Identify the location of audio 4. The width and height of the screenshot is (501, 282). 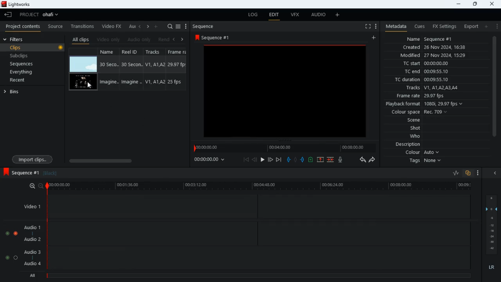
(32, 265).